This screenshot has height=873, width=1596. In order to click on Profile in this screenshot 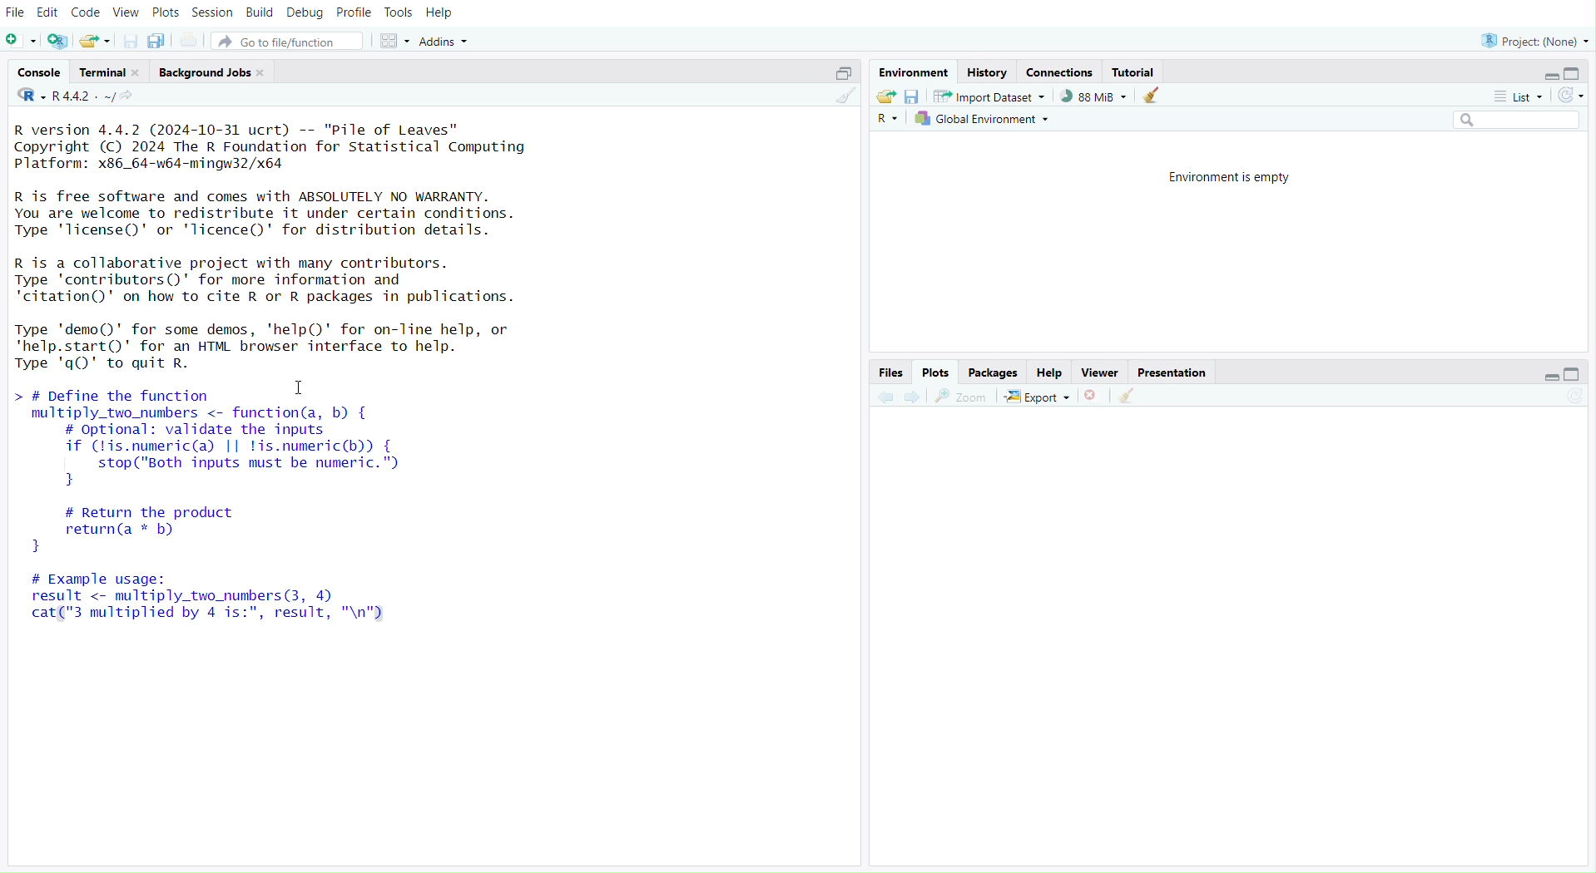, I will do `click(352, 15)`.